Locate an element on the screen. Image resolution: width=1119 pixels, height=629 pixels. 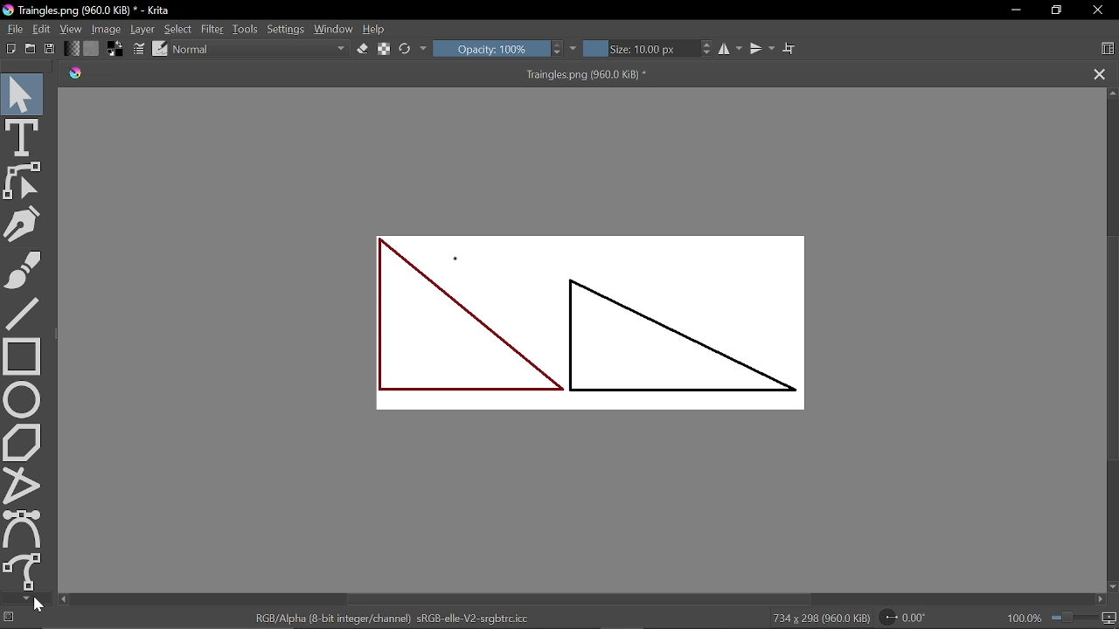
Normal is located at coordinates (261, 49).